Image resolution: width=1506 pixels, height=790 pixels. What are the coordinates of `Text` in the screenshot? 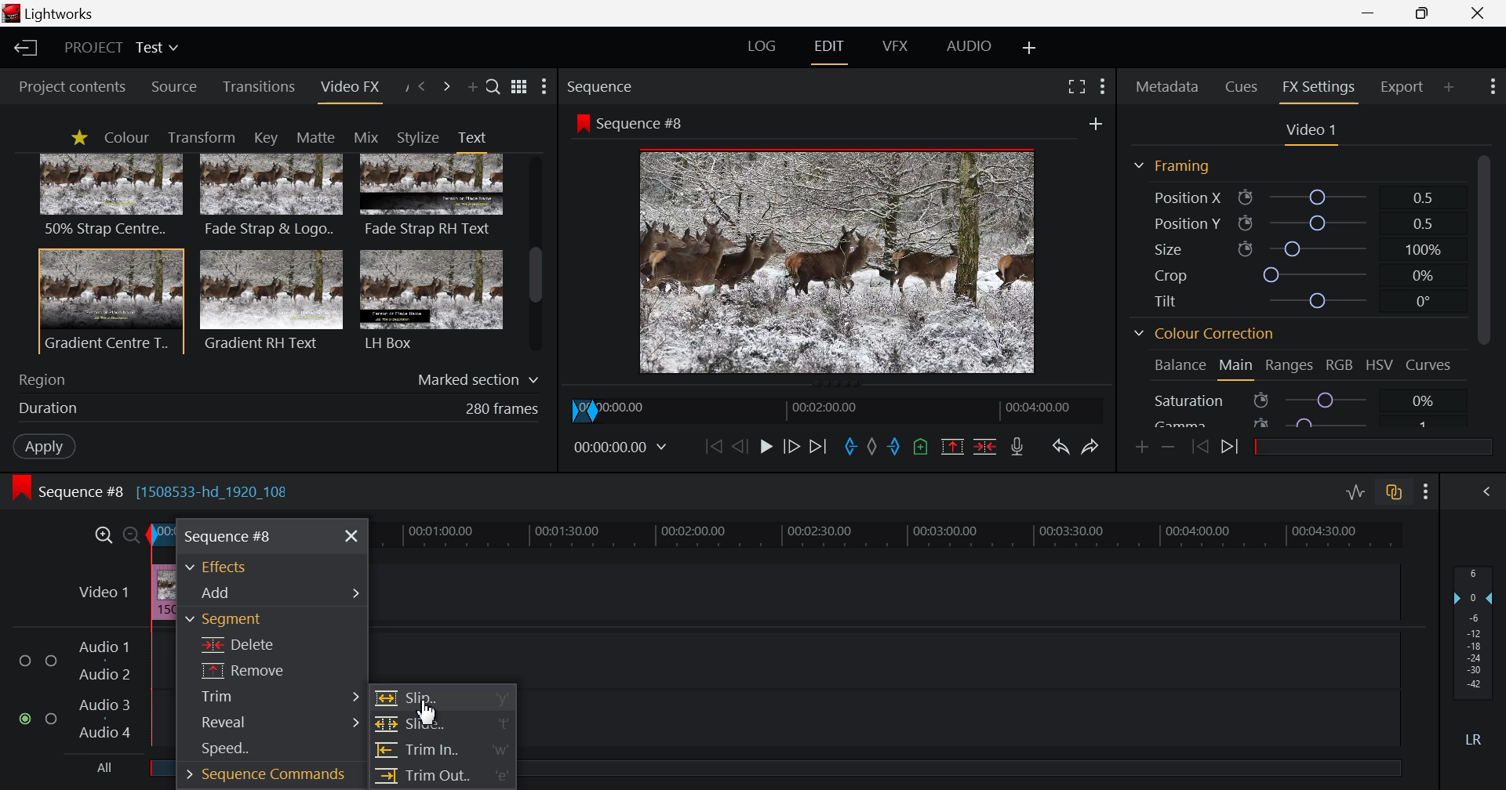 It's located at (471, 137).